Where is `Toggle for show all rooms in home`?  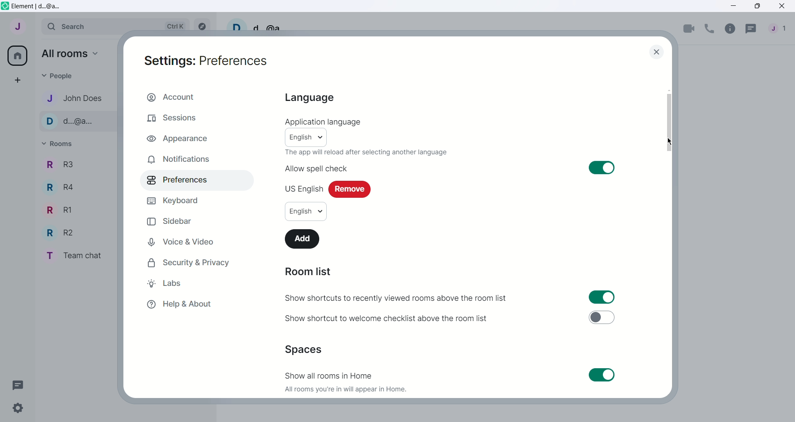 Toggle for show all rooms in home is located at coordinates (602, 375).